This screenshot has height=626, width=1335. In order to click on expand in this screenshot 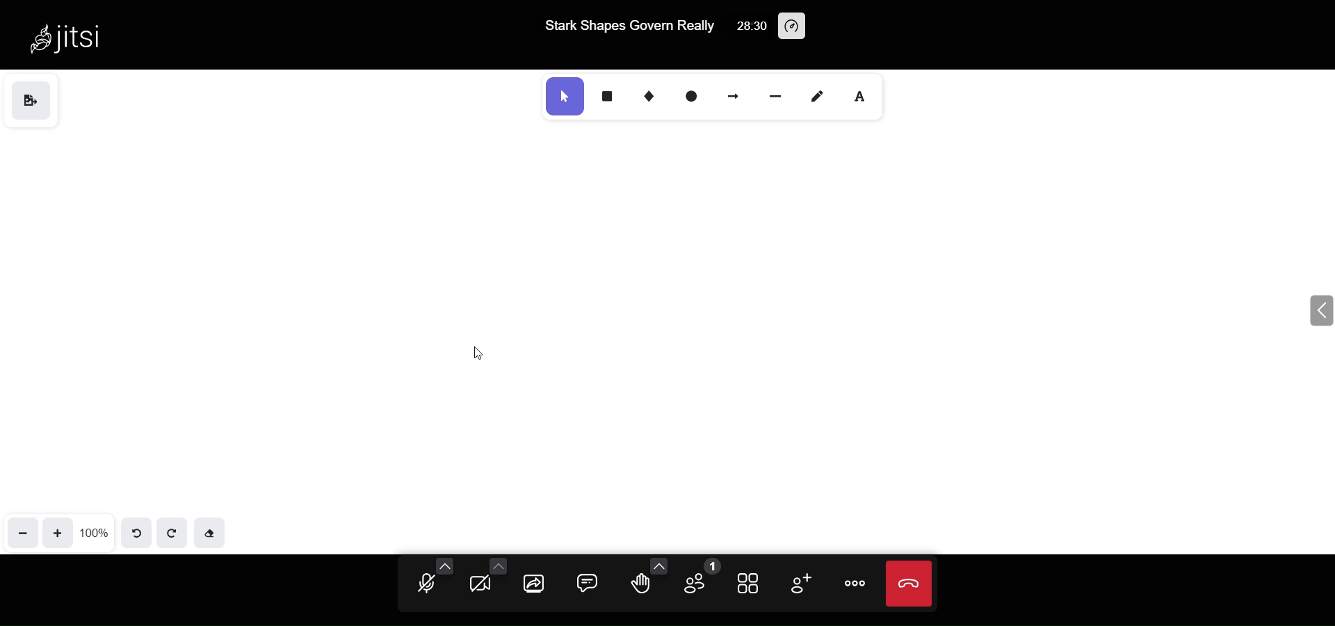, I will do `click(1318, 310)`.